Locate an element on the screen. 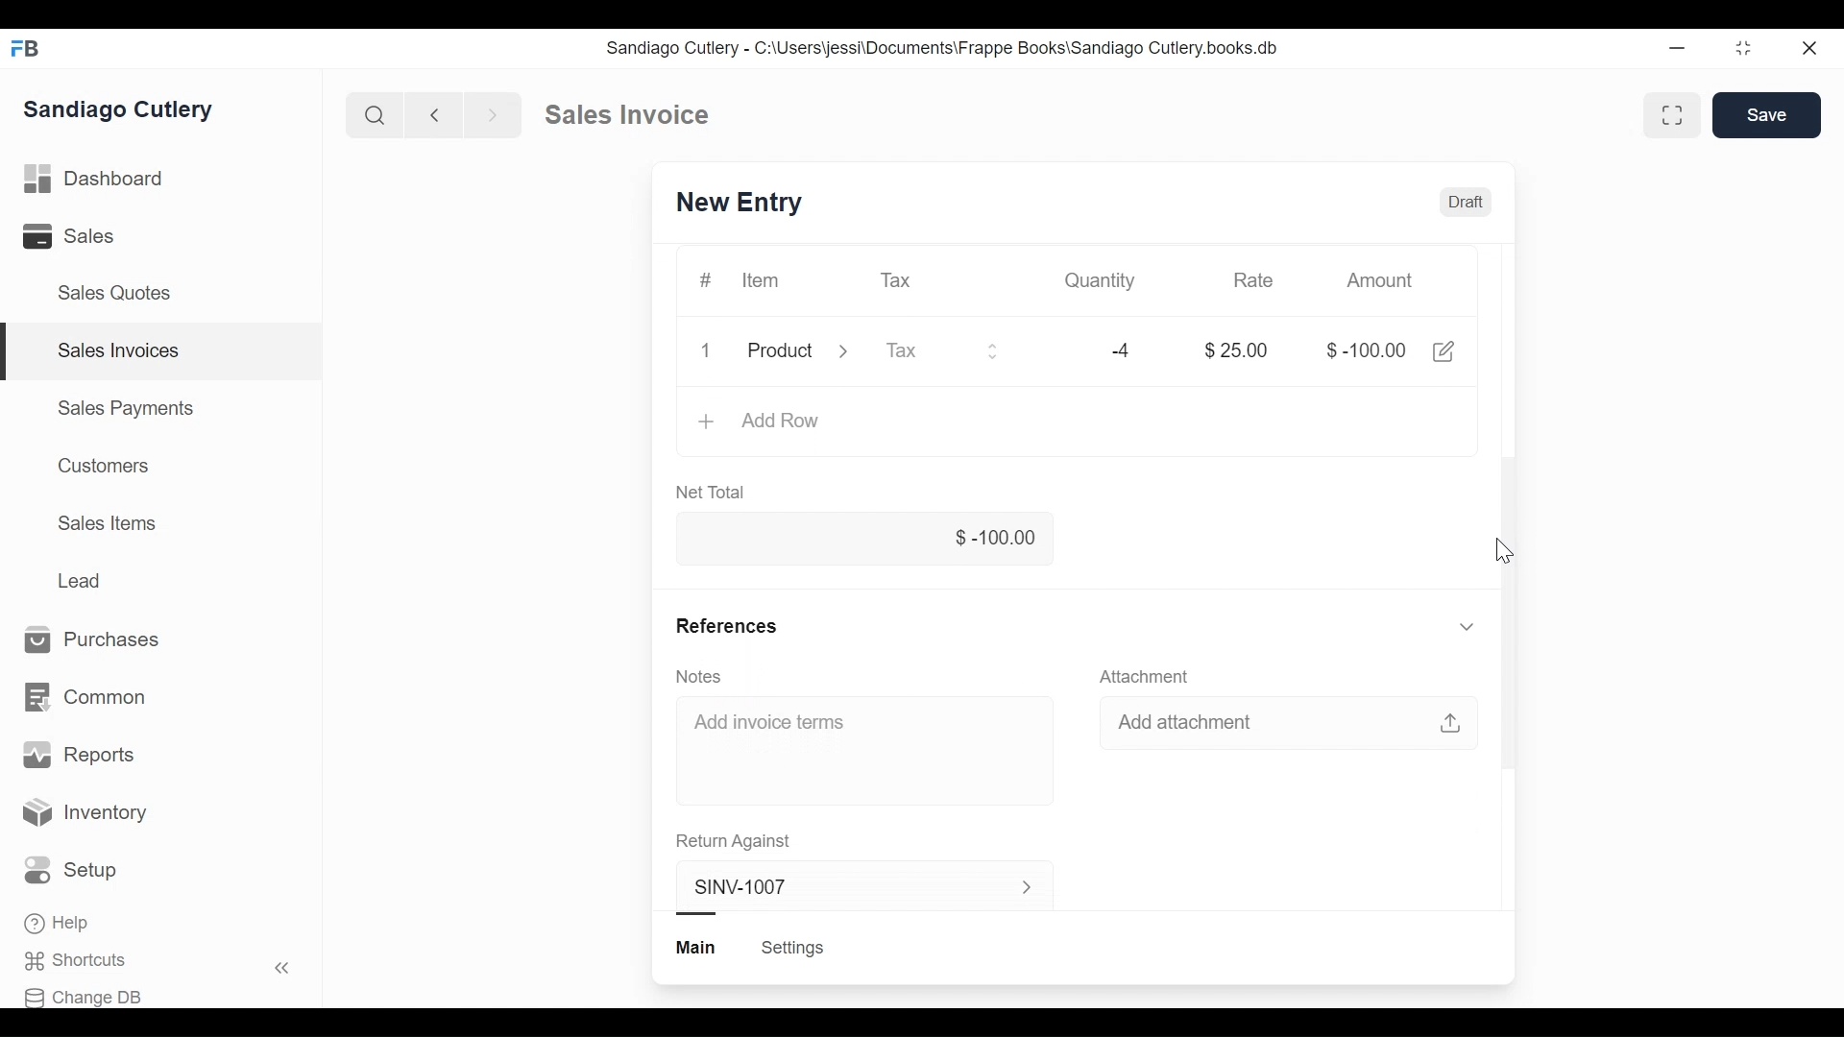 The height and width of the screenshot is (1037, 1844). Close is located at coordinates (1813, 49).